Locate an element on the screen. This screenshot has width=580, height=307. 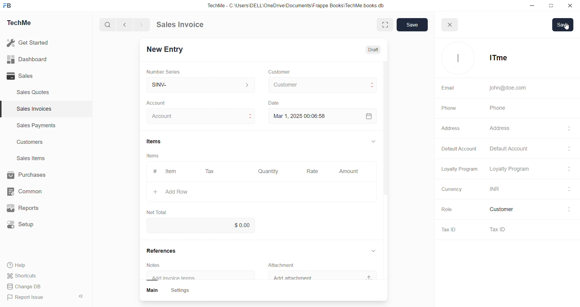
& Get Started is located at coordinates (28, 42).